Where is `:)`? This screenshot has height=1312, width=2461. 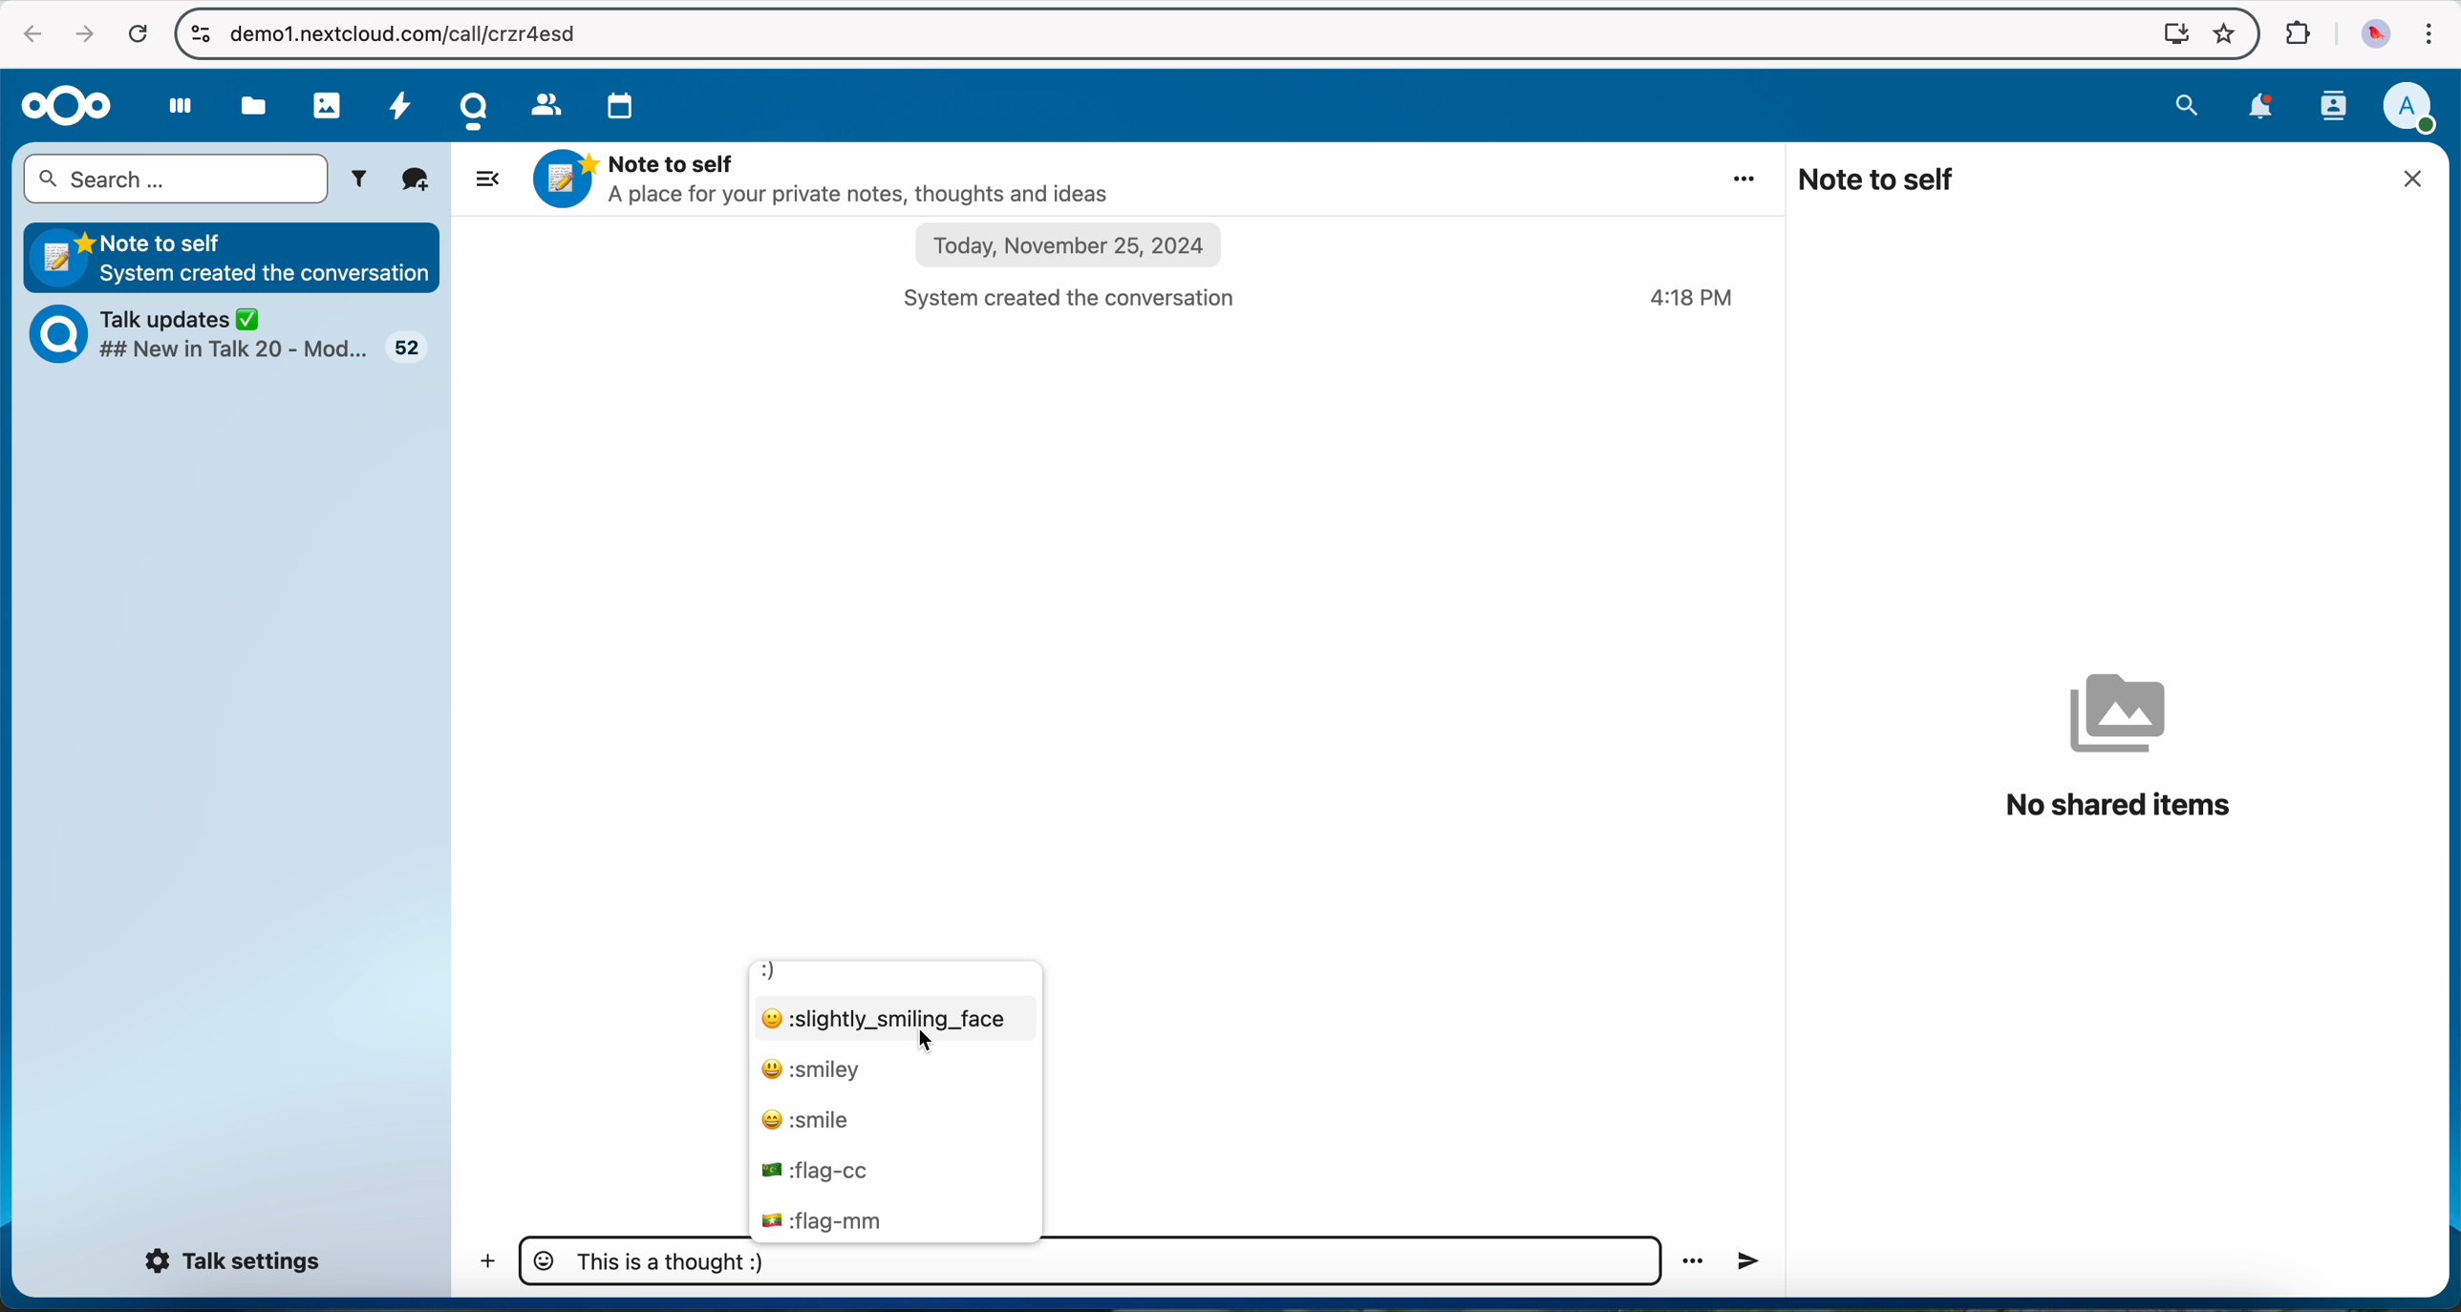
:) is located at coordinates (774, 966).